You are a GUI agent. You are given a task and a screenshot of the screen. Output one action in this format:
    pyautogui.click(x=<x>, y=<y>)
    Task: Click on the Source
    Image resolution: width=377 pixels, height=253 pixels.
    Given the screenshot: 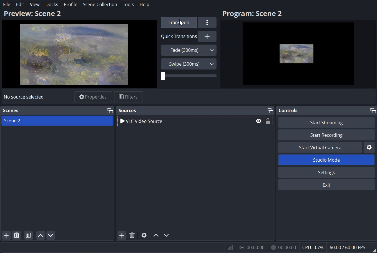 What is the action you would take?
    pyautogui.click(x=127, y=110)
    